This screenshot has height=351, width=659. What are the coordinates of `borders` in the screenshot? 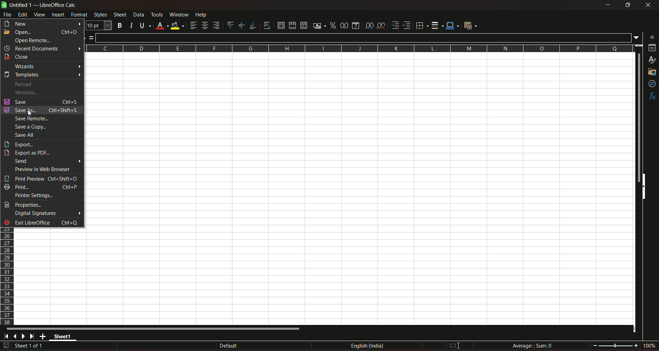 It's located at (422, 26).